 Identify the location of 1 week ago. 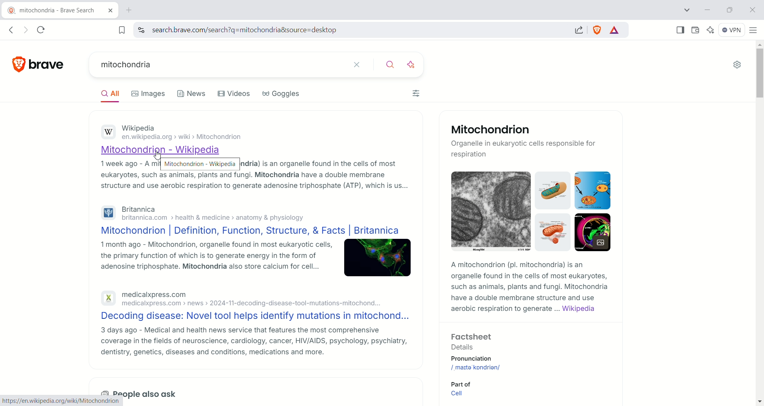
(118, 163).